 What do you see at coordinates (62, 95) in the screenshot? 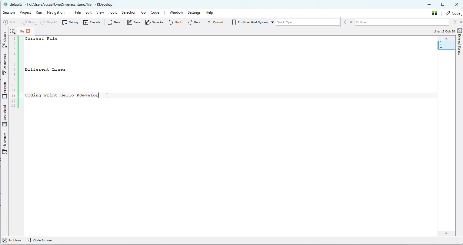
I see `Coding Print Hello Kdevelop` at bounding box center [62, 95].